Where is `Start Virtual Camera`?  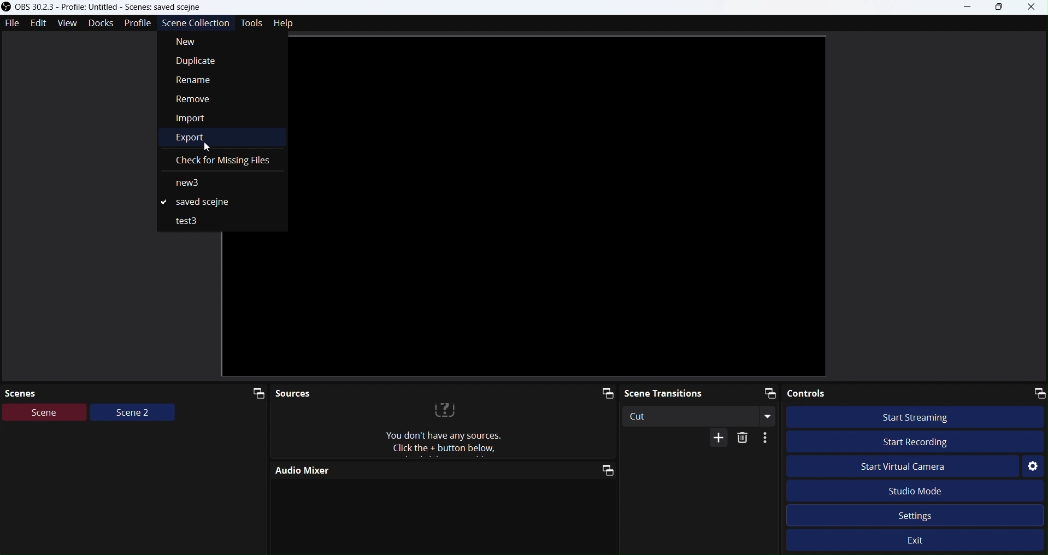
Start Virtual Camera is located at coordinates (901, 466).